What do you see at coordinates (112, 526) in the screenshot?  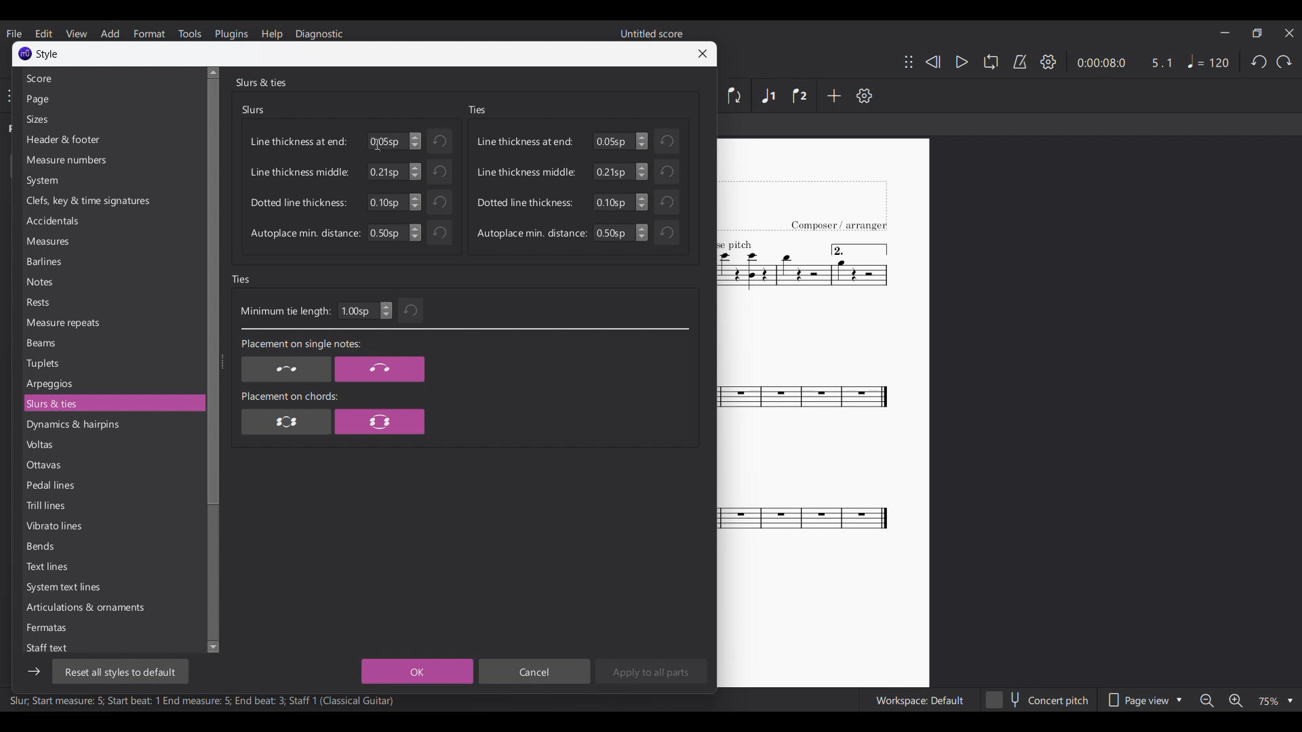 I see `Vibrato lines` at bounding box center [112, 526].